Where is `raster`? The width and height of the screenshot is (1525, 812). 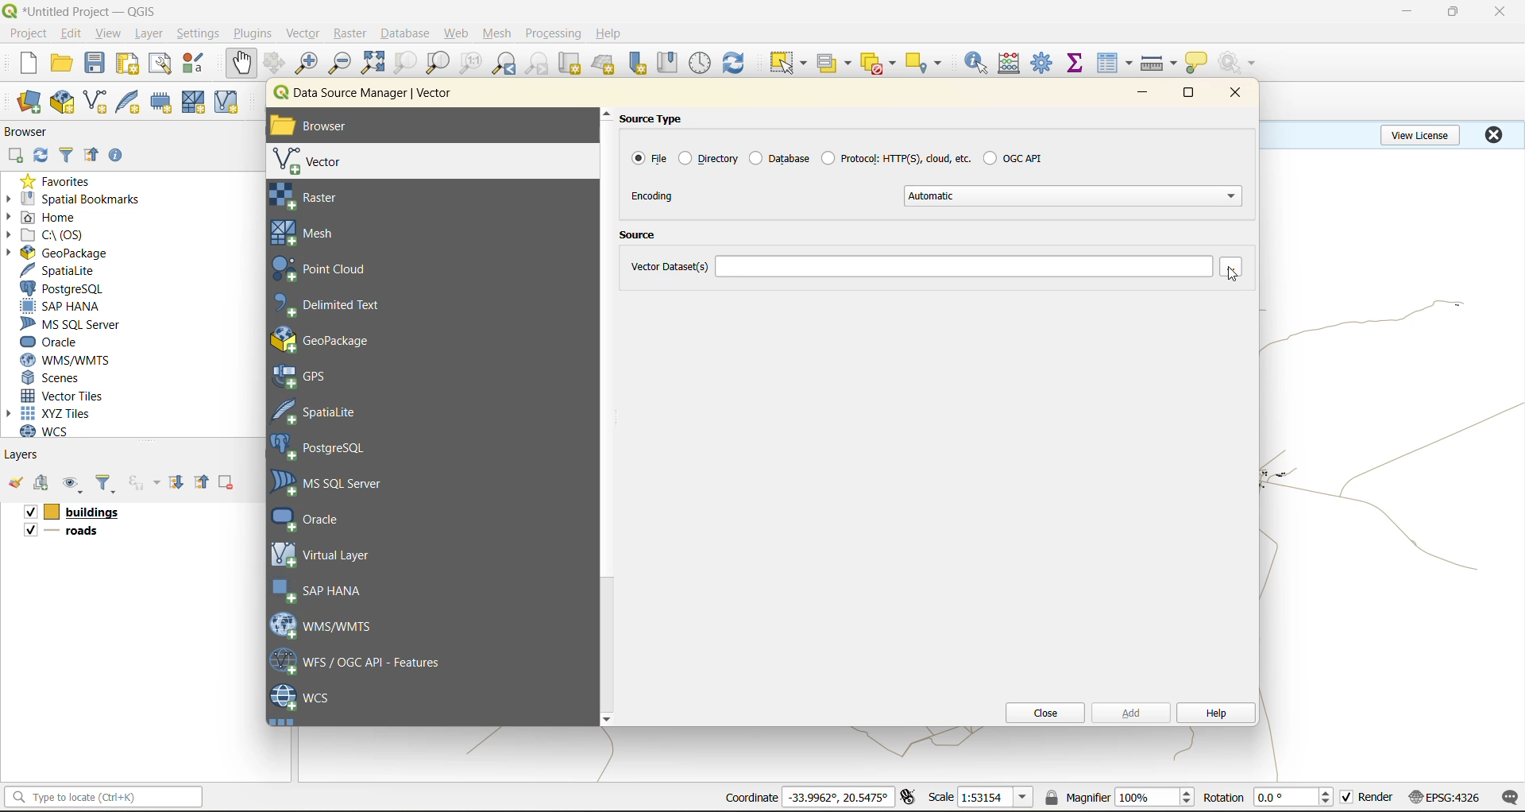 raster is located at coordinates (332, 197).